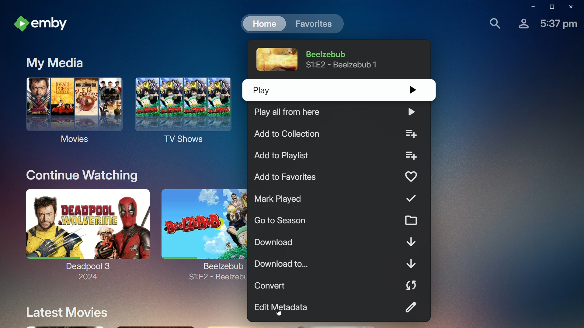  I want to click on Time-5.37 pm, so click(559, 25).